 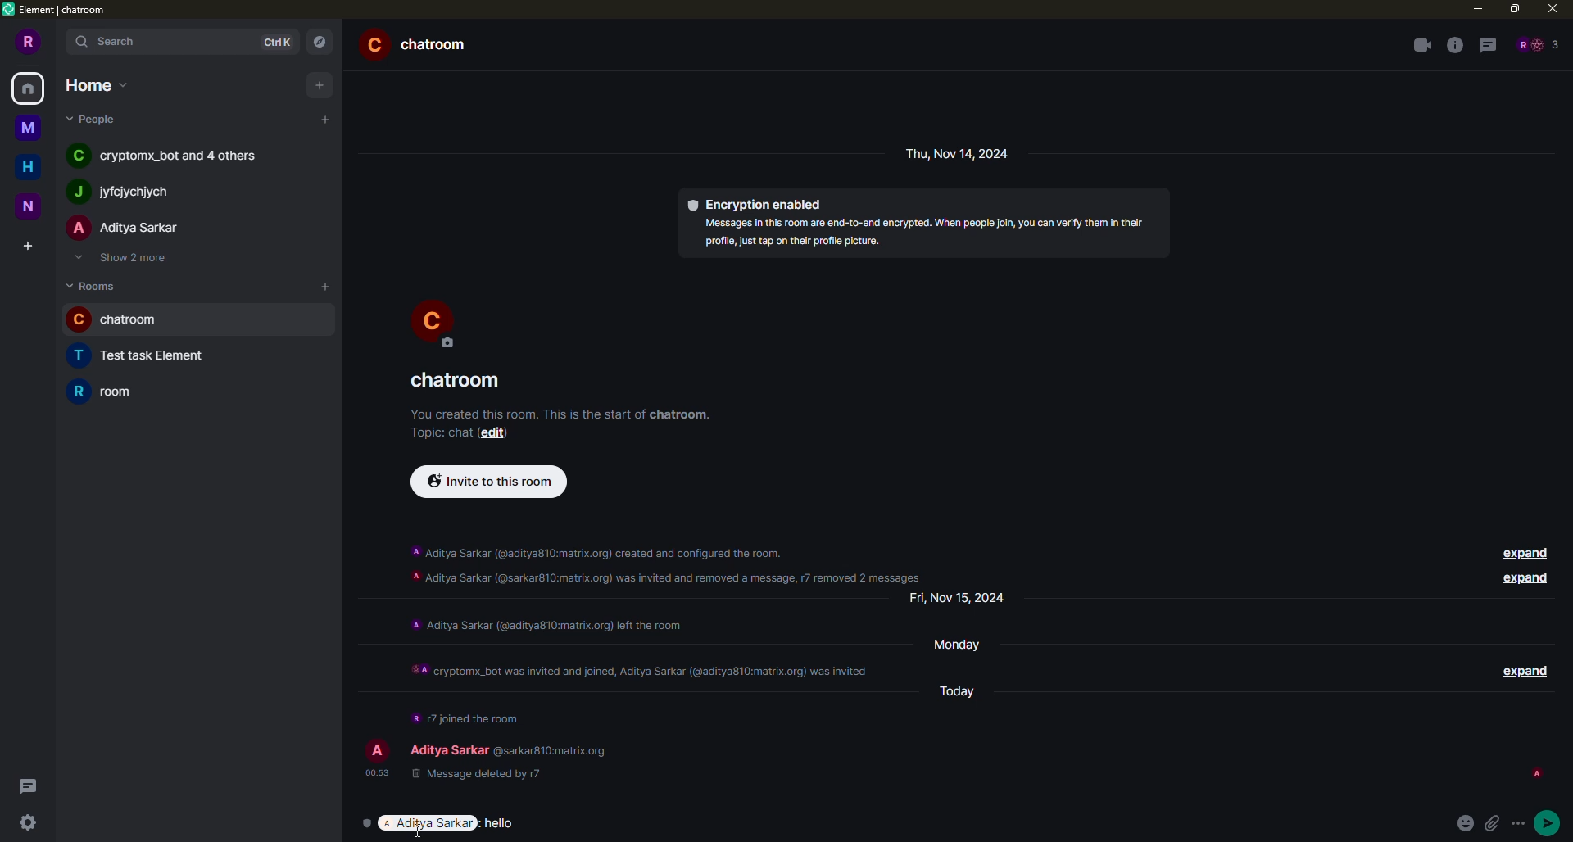 I want to click on room, so click(x=123, y=320).